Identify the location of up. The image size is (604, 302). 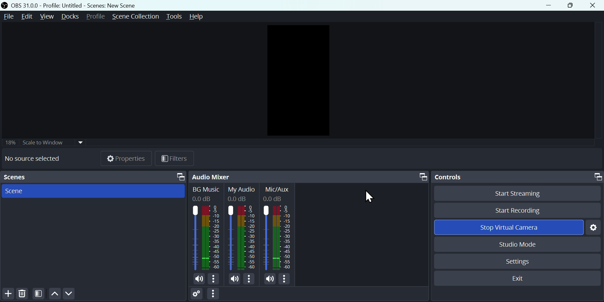
(54, 294).